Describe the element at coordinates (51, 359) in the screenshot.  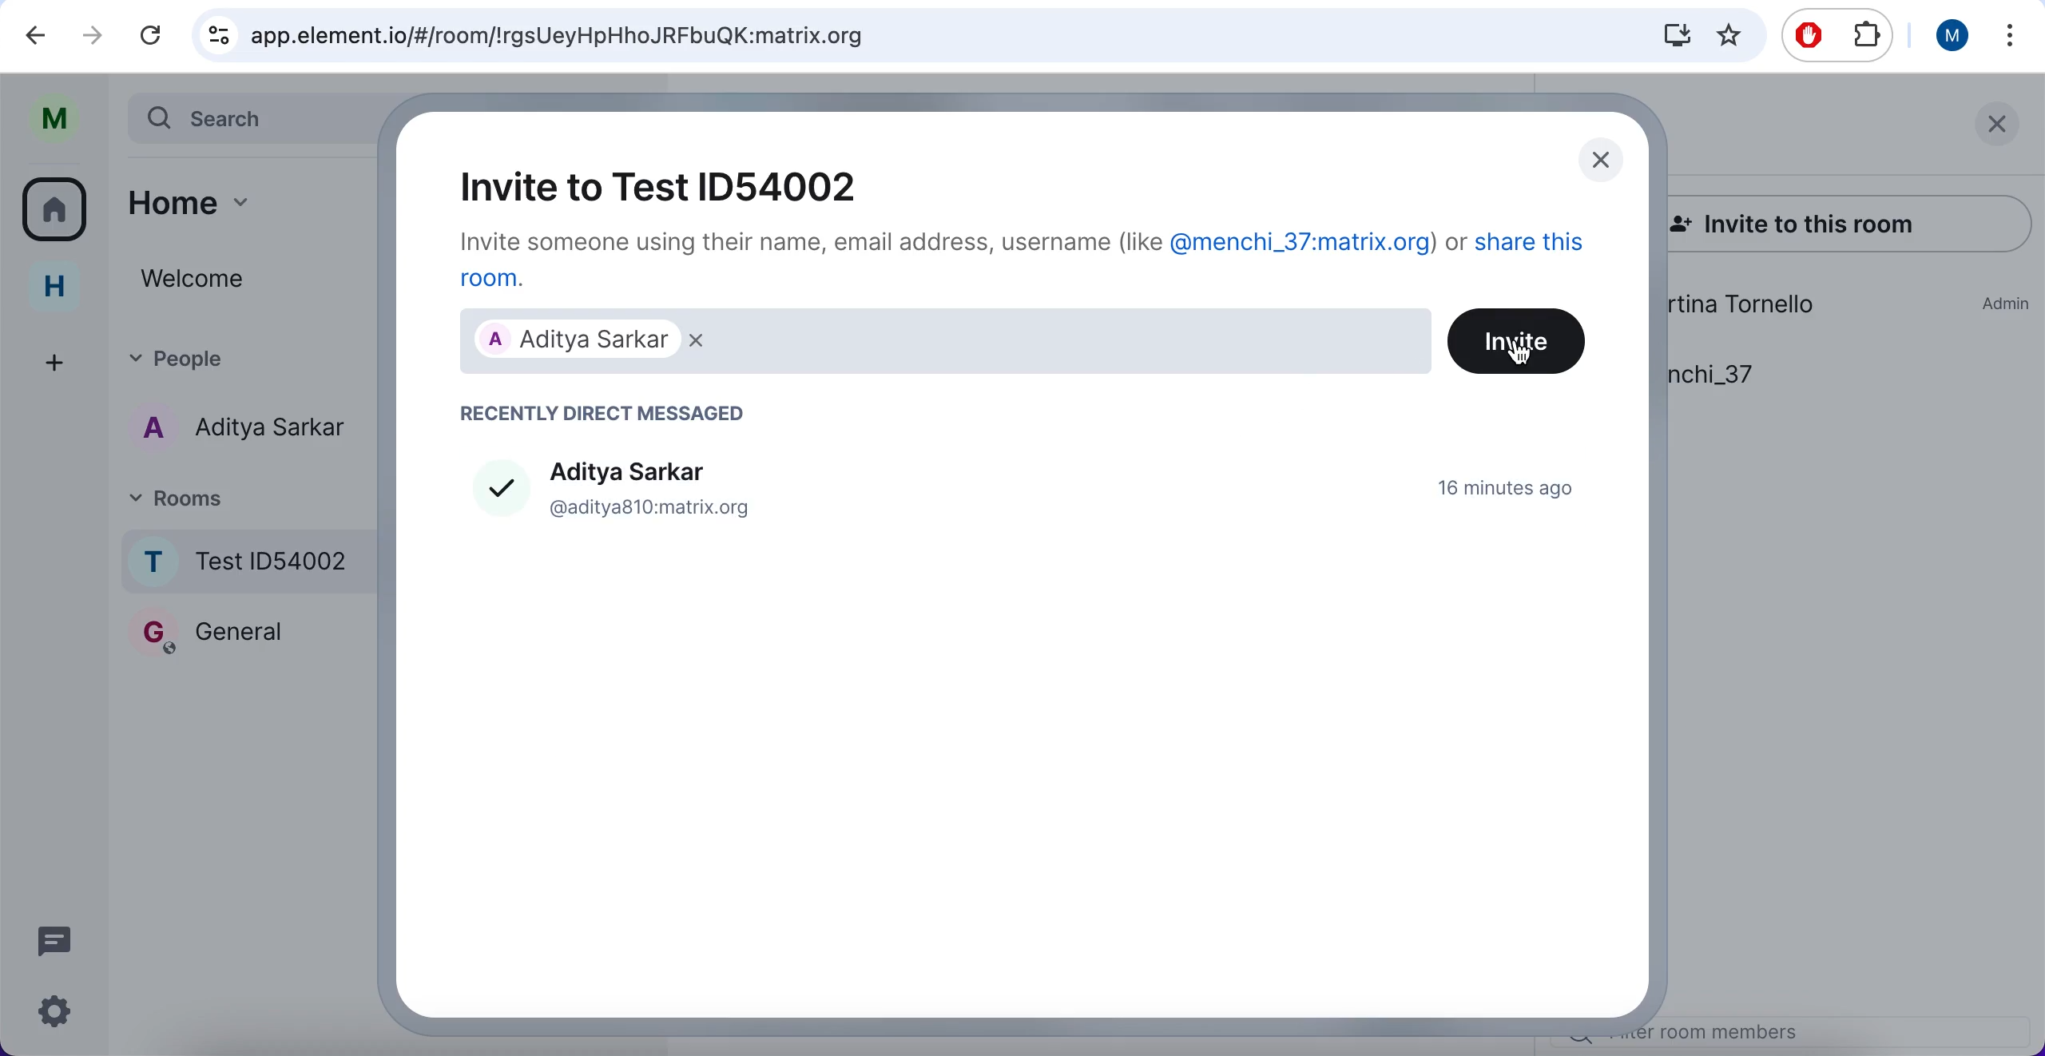
I see `add` at that location.